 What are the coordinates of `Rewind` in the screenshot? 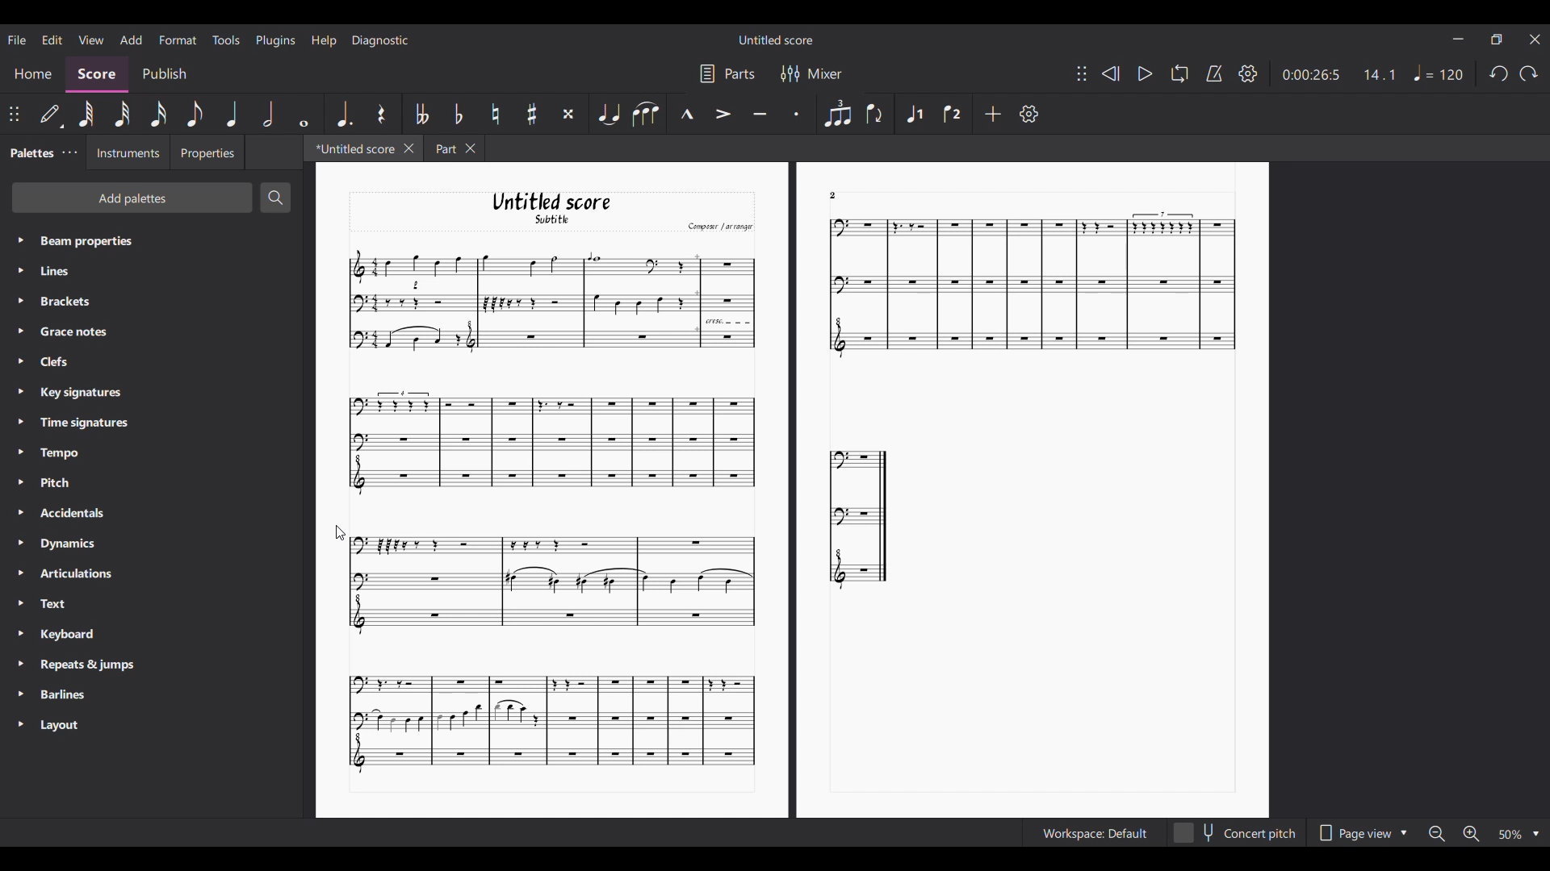 It's located at (1109, 73).